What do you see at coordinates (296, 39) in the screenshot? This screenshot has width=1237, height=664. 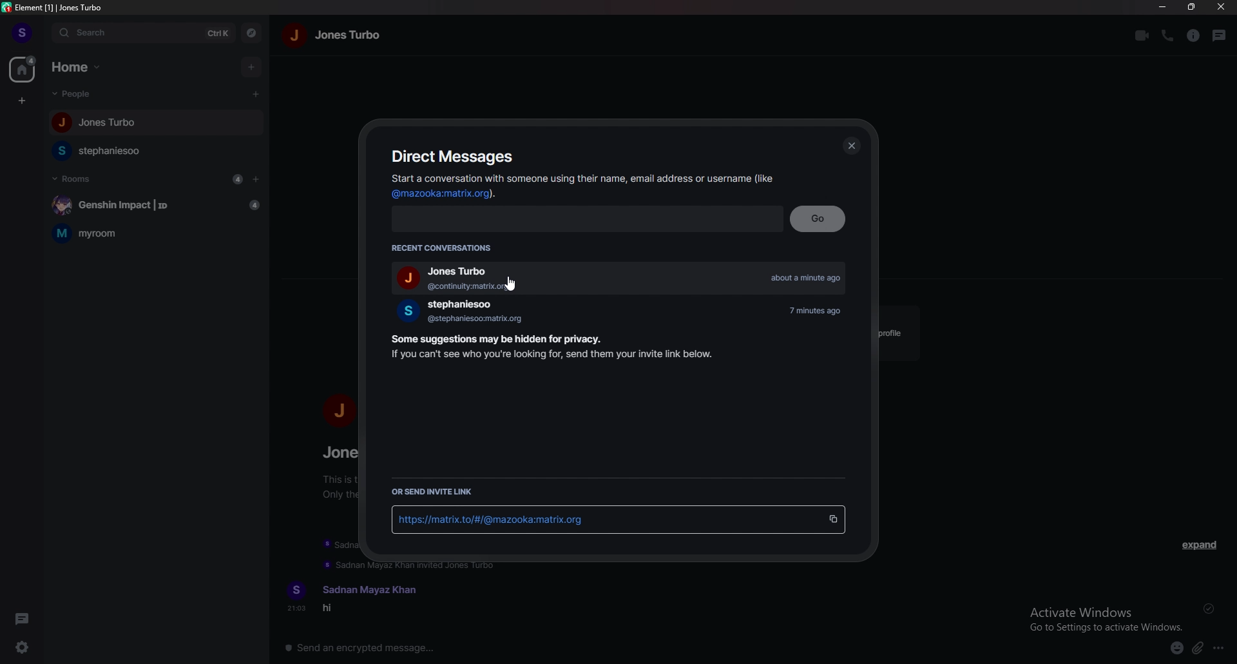 I see `j` at bounding box center [296, 39].